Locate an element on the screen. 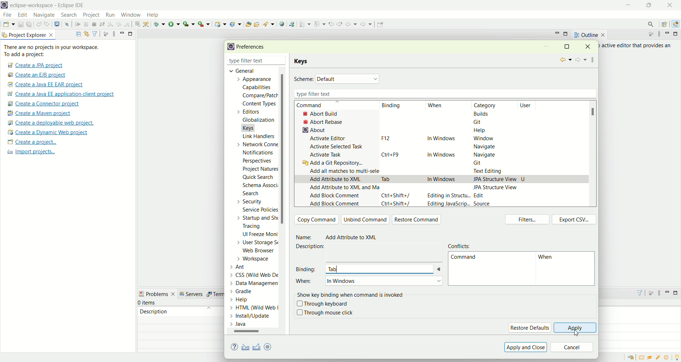 This screenshot has height=362, width=681. through mouse click is located at coordinates (325, 313).